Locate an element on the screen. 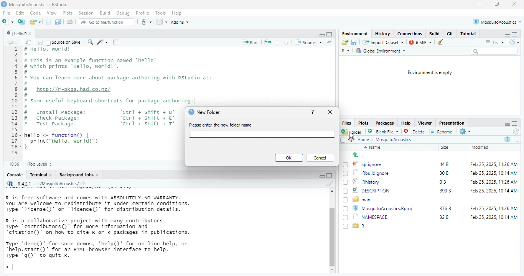  go forward to the next source location is located at coordinates (20, 43).